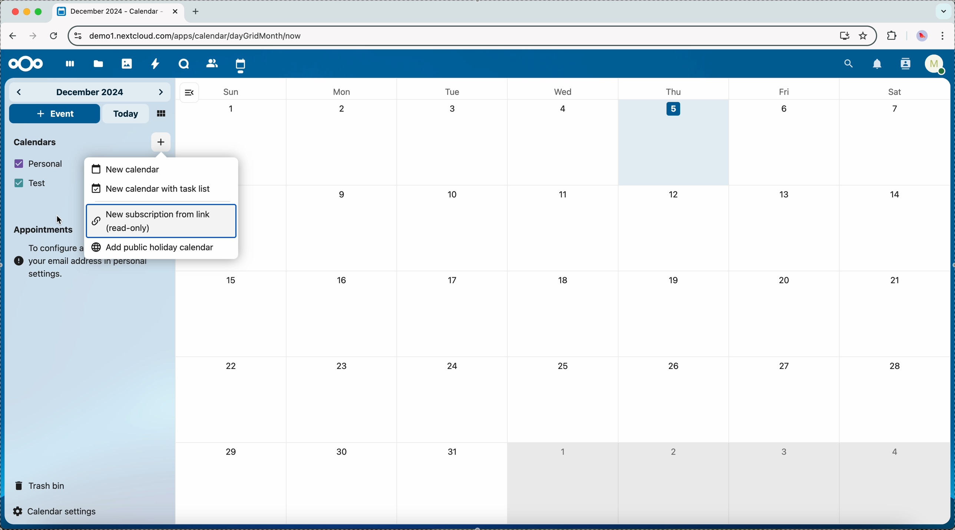 This screenshot has width=955, height=530. Describe the element at coordinates (53, 35) in the screenshot. I see `refresh the page` at that location.